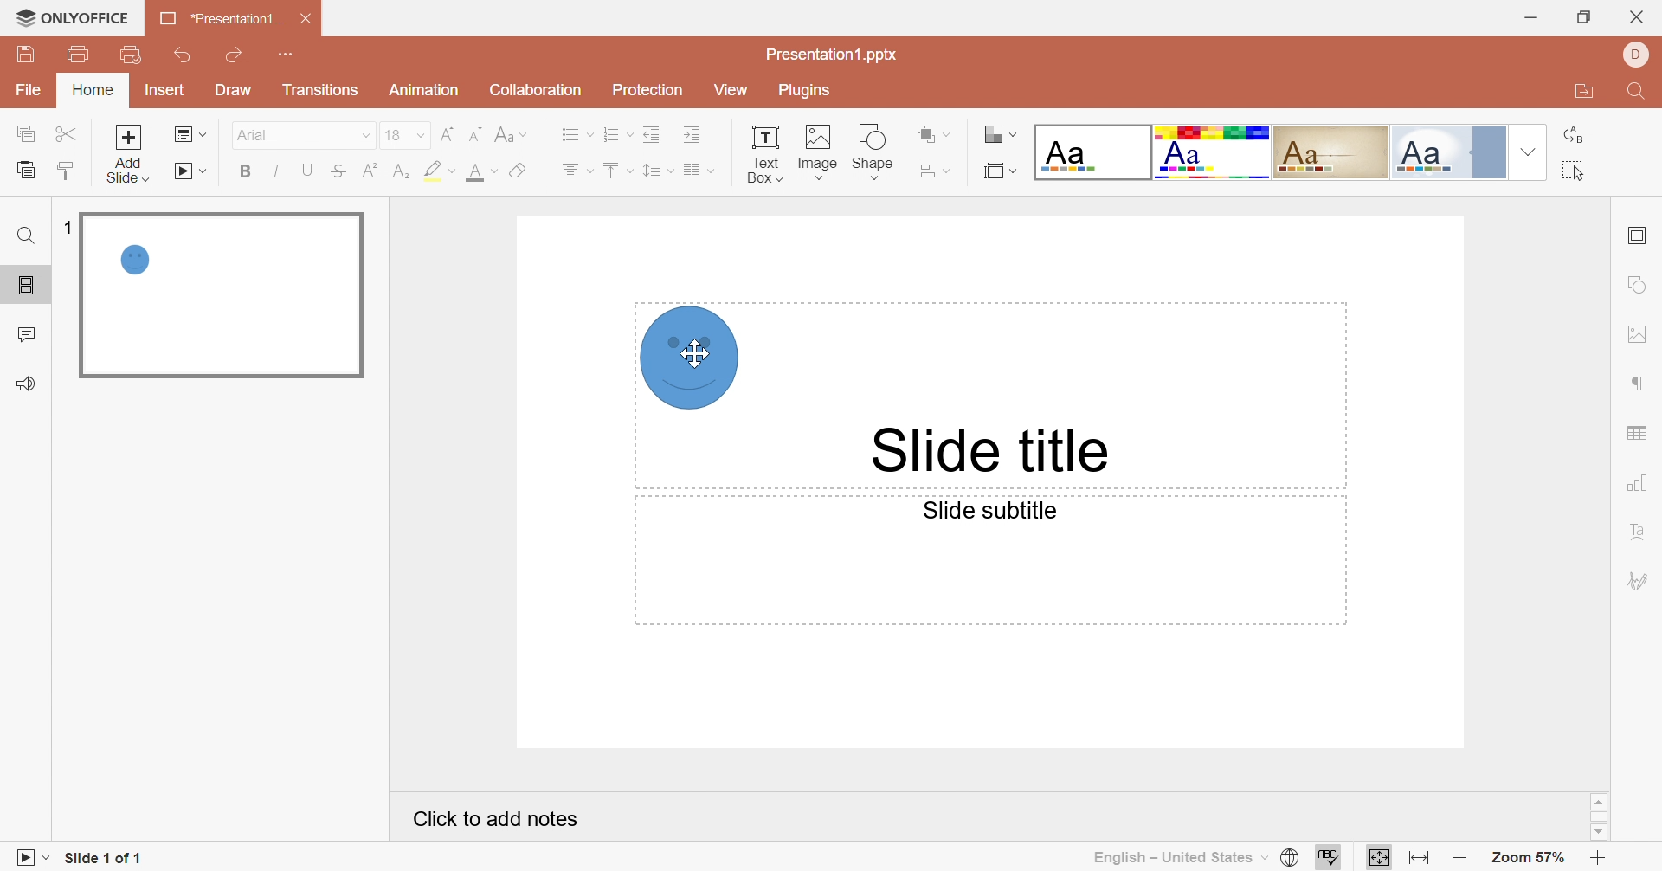 This screenshot has height=871, width=1662. Describe the element at coordinates (281, 139) in the screenshot. I see `Arial` at that location.